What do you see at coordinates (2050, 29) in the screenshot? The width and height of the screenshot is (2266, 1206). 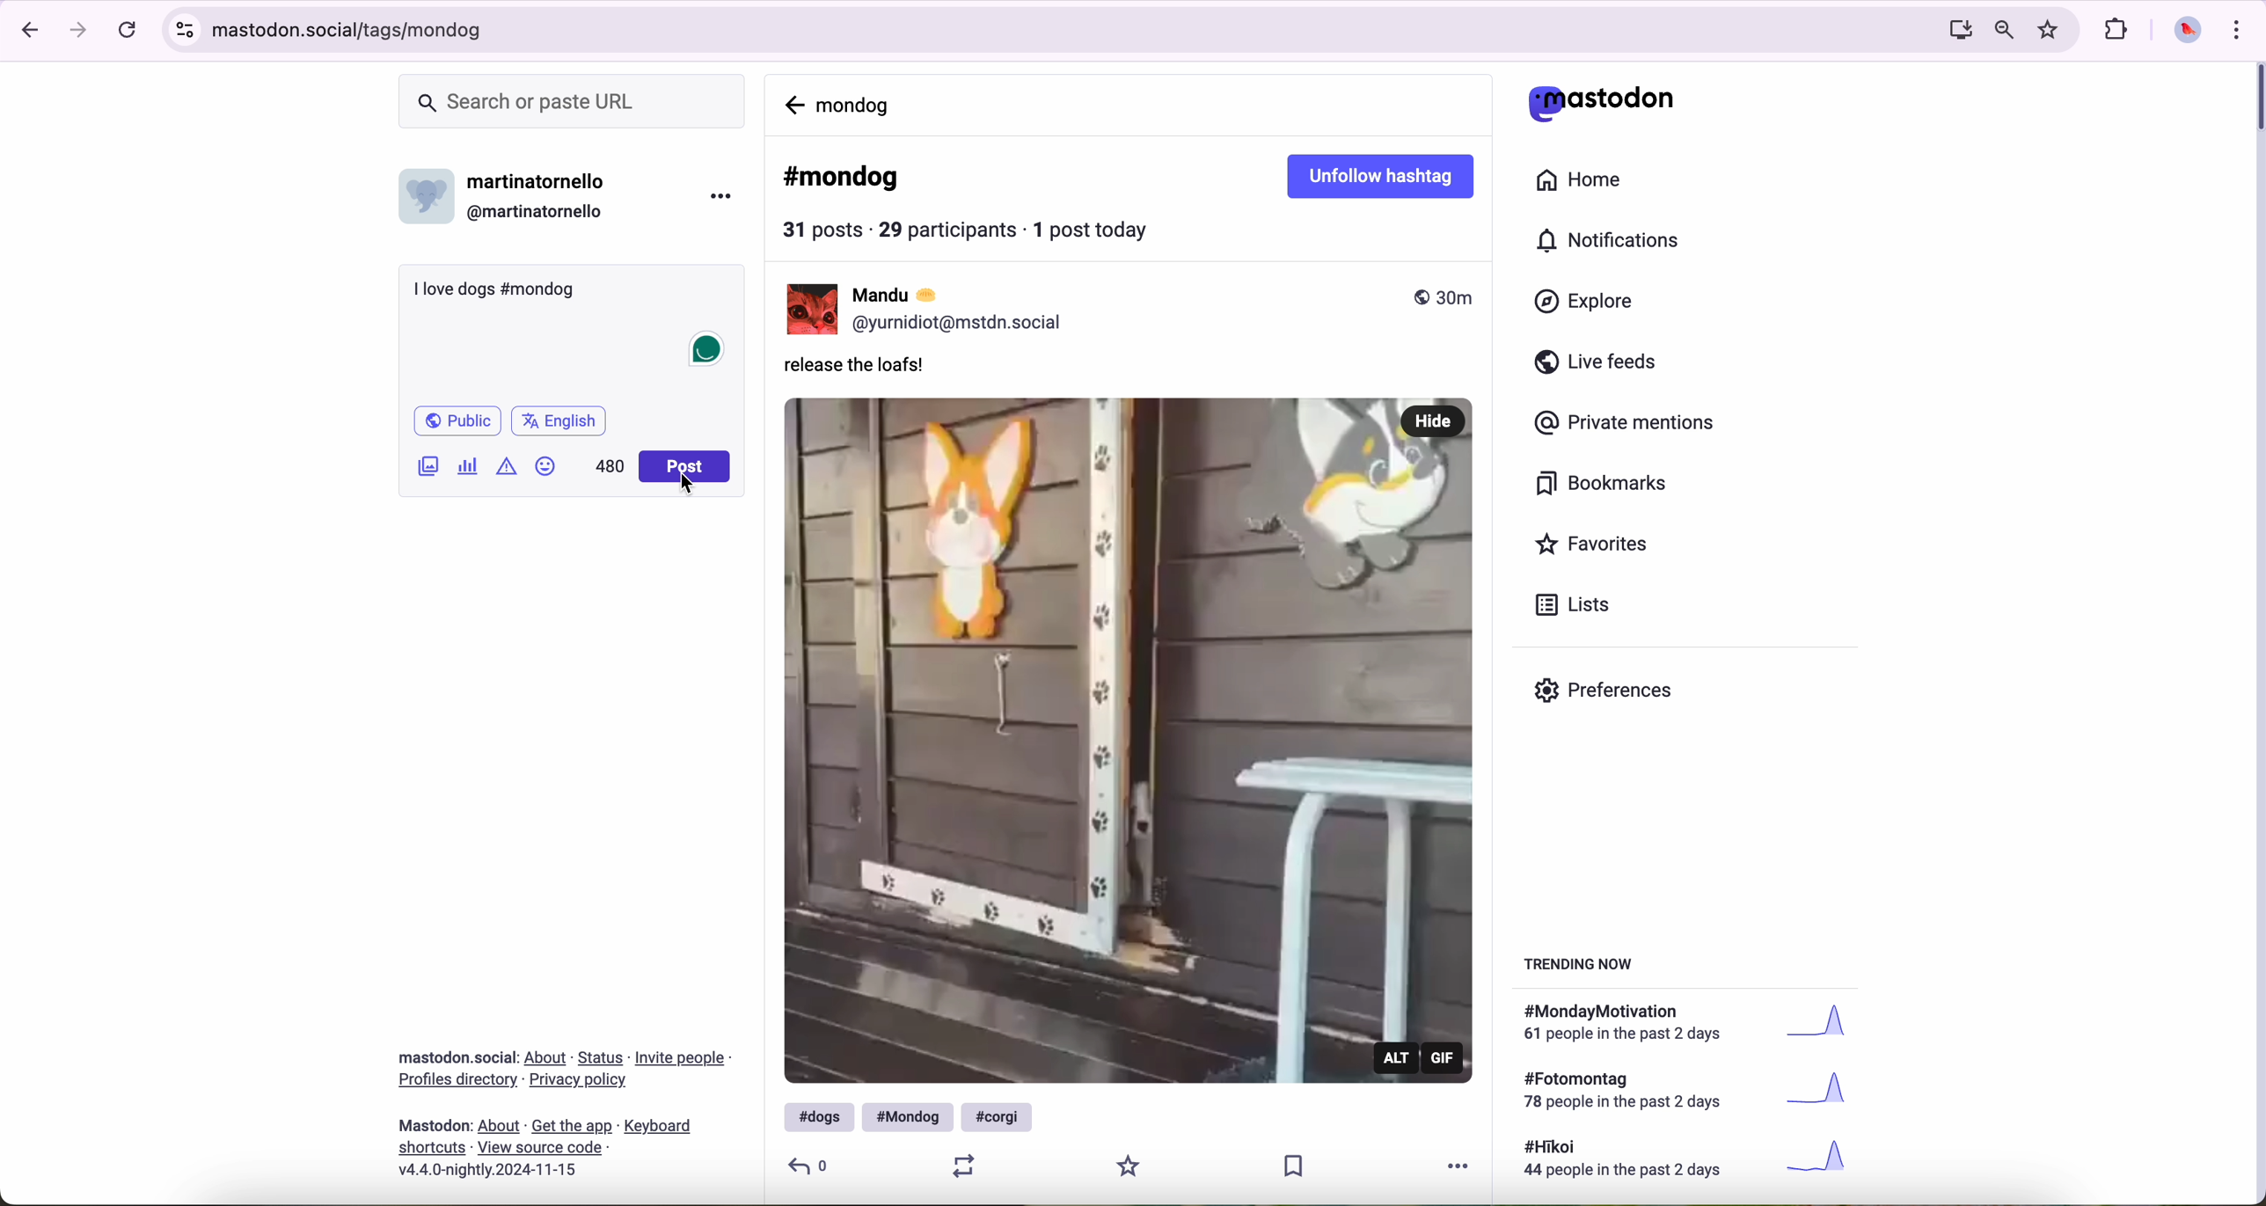 I see `favorites` at bounding box center [2050, 29].